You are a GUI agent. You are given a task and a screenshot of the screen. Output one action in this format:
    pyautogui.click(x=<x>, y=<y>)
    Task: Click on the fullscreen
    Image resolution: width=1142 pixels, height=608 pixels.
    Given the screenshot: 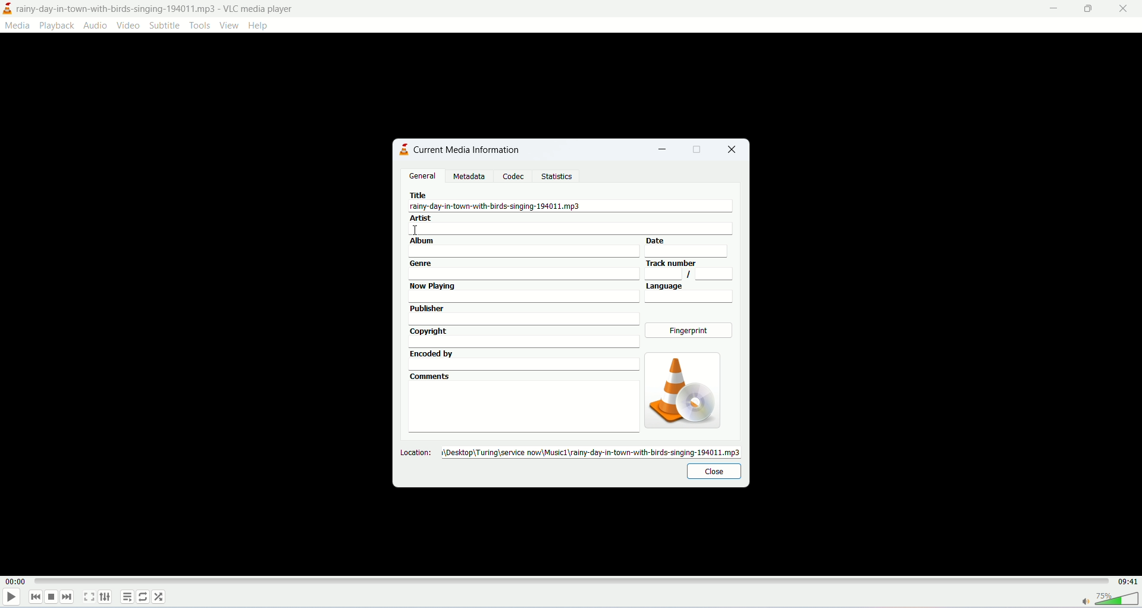 What is the action you would take?
    pyautogui.click(x=91, y=596)
    